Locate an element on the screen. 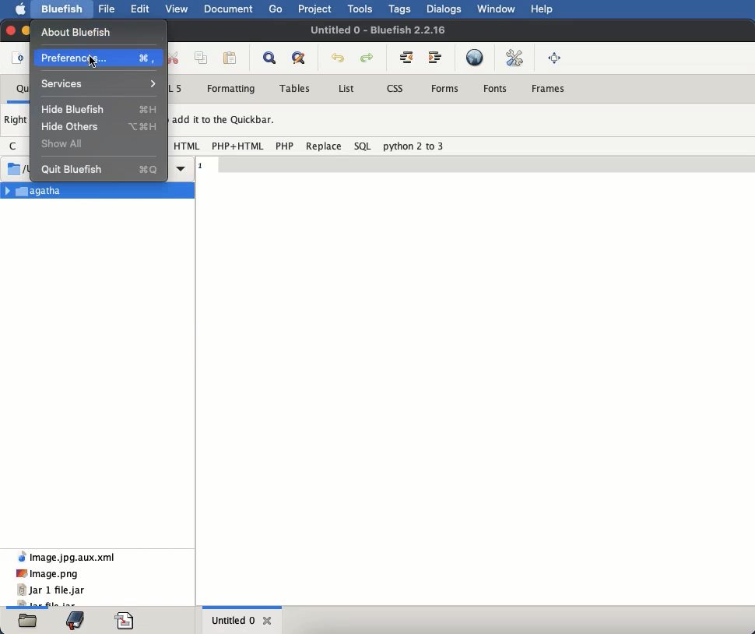 The image size is (755, 634). bookmark is located at coordinates (75, 620).